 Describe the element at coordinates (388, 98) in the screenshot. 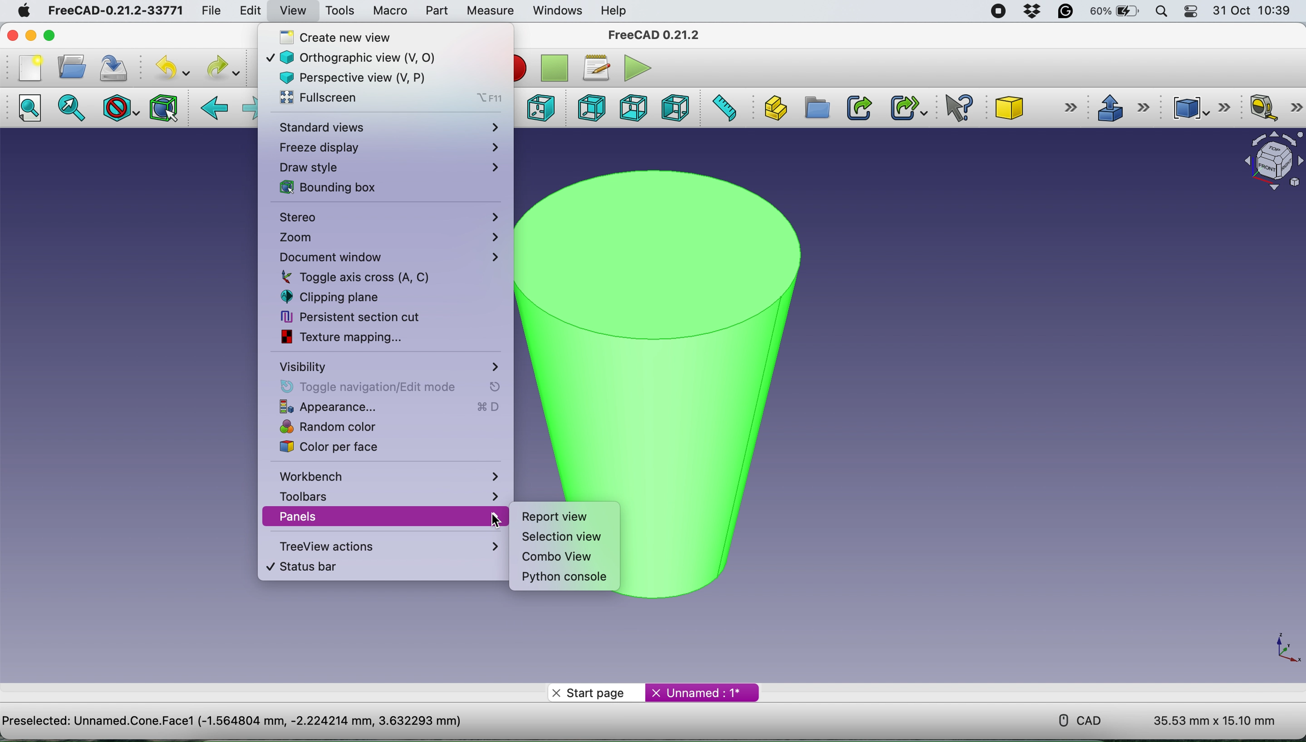

I see `fullscreen` at that location.